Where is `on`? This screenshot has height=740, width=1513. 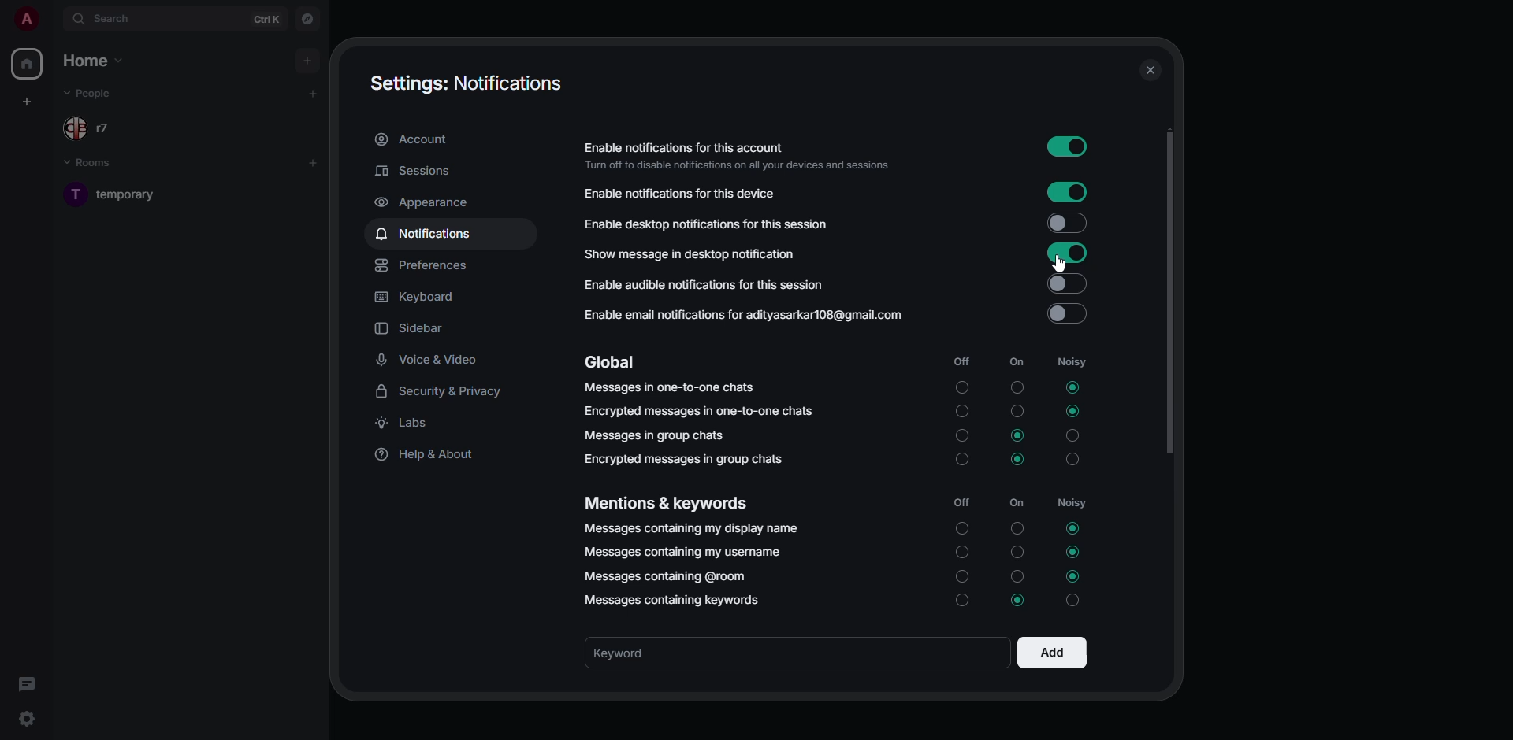 on is located at coordinates (1017, 361).